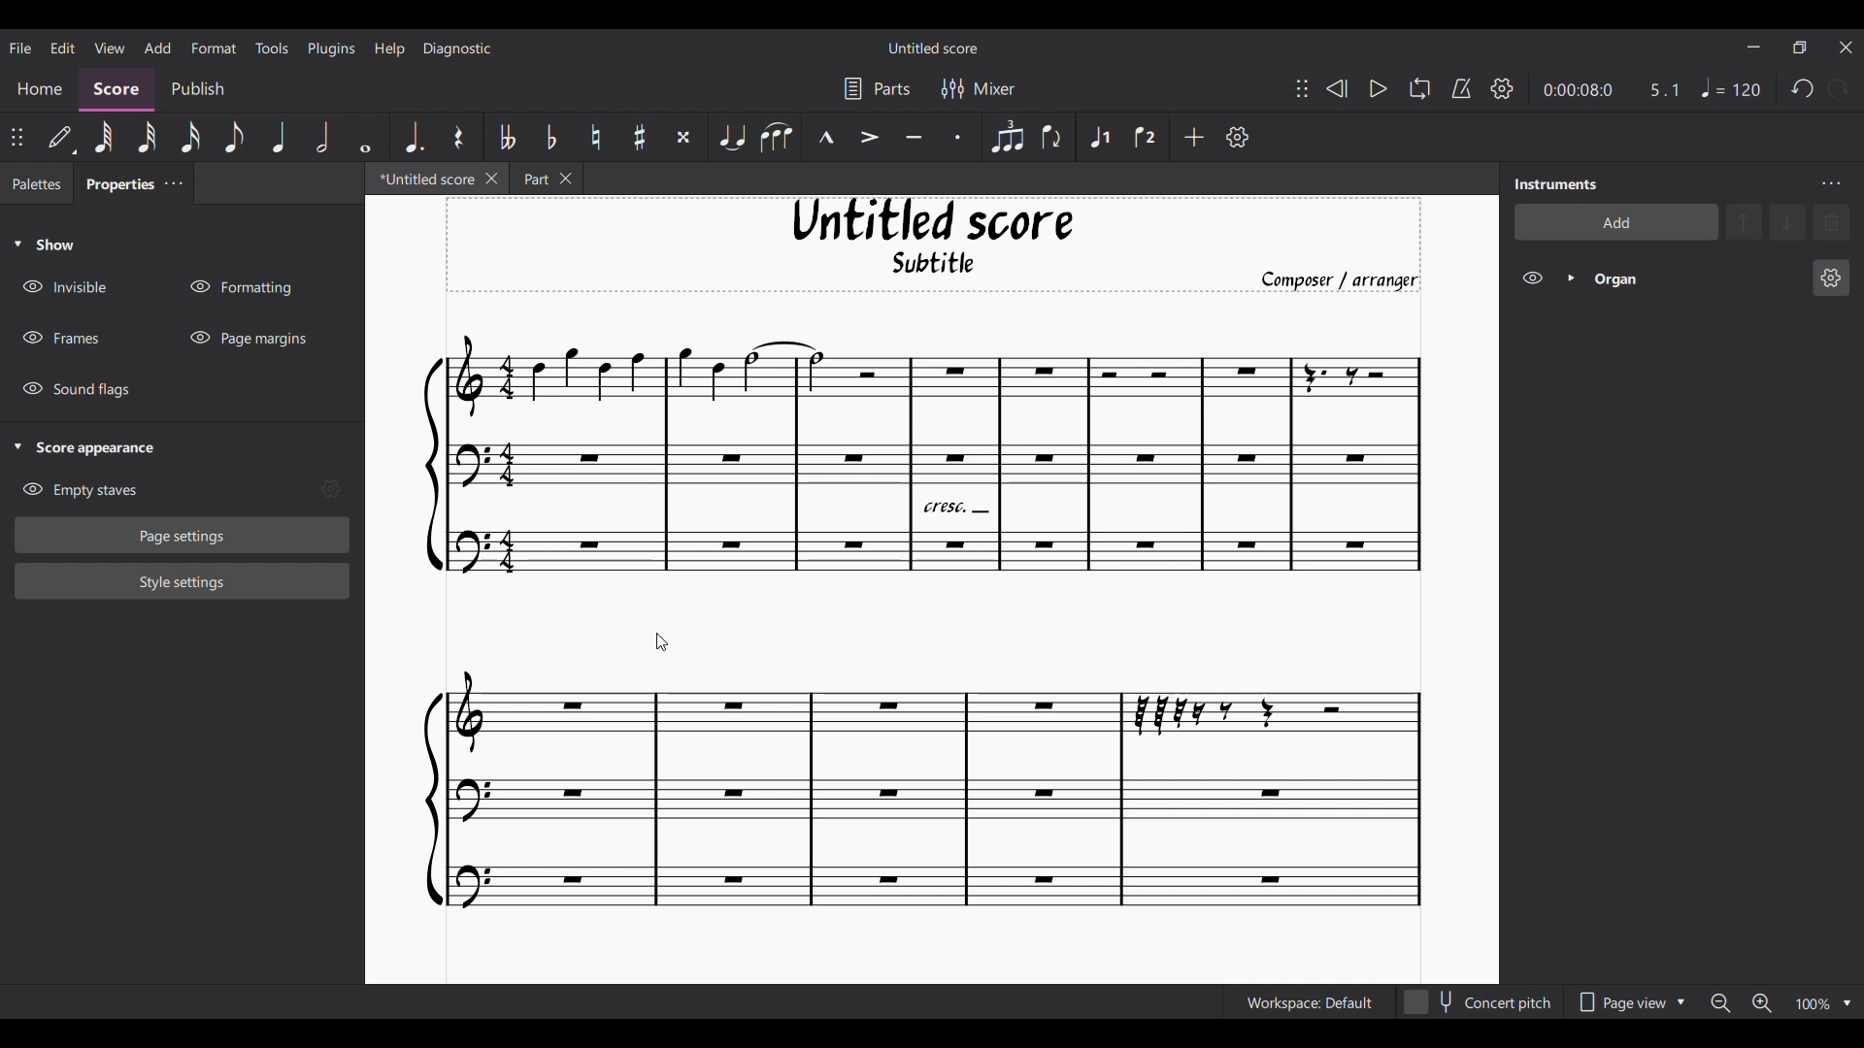 This screenshot has width=1864, height=1048. Describe the element at coordinates (332, 48) in the screenshot. I see `Plugins menu` at that location.